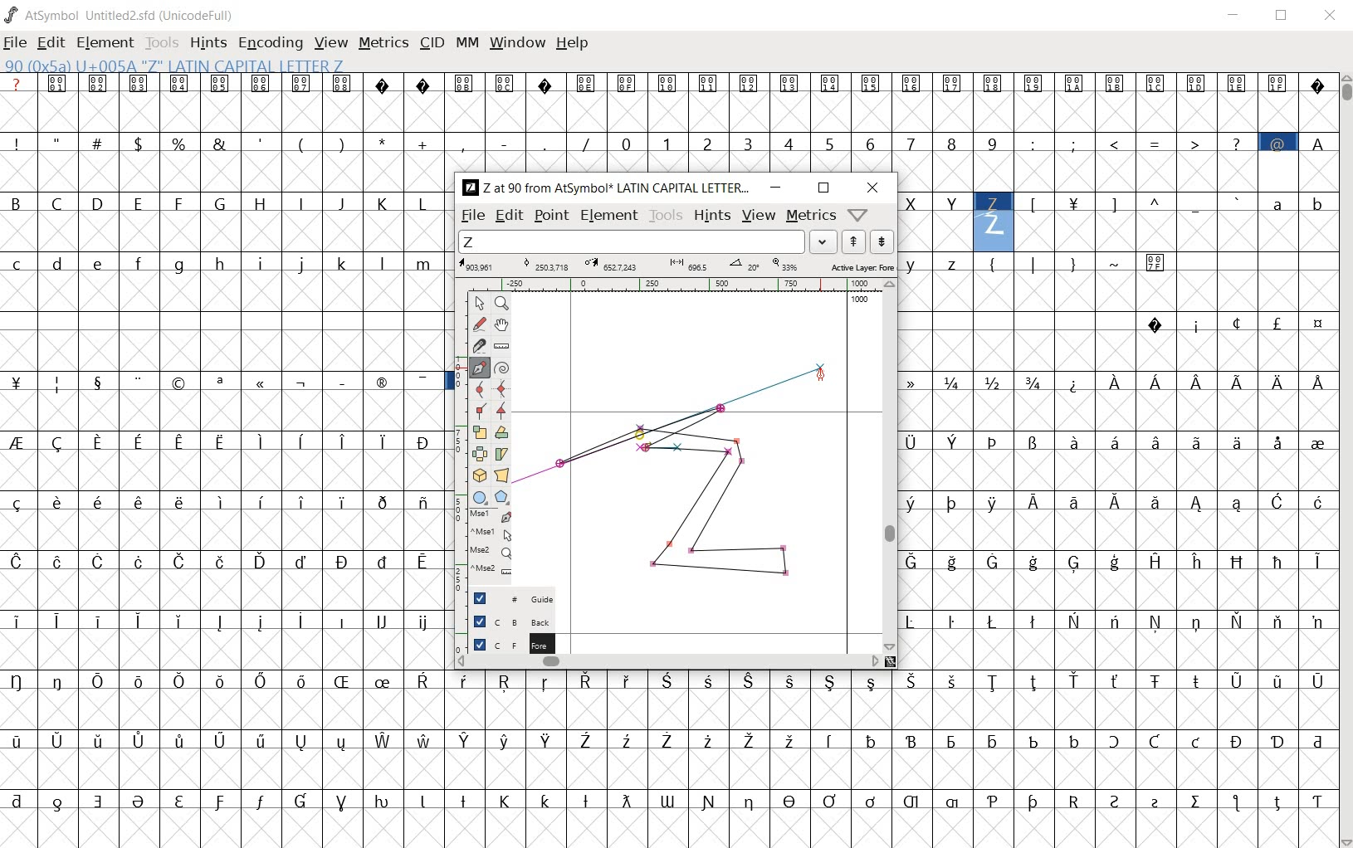 The height and width of the screenshot is (848, 1353). What do you see at coordinates (432, 42) in the screenshot?
I see `cid` at bounding box center [432, 42].